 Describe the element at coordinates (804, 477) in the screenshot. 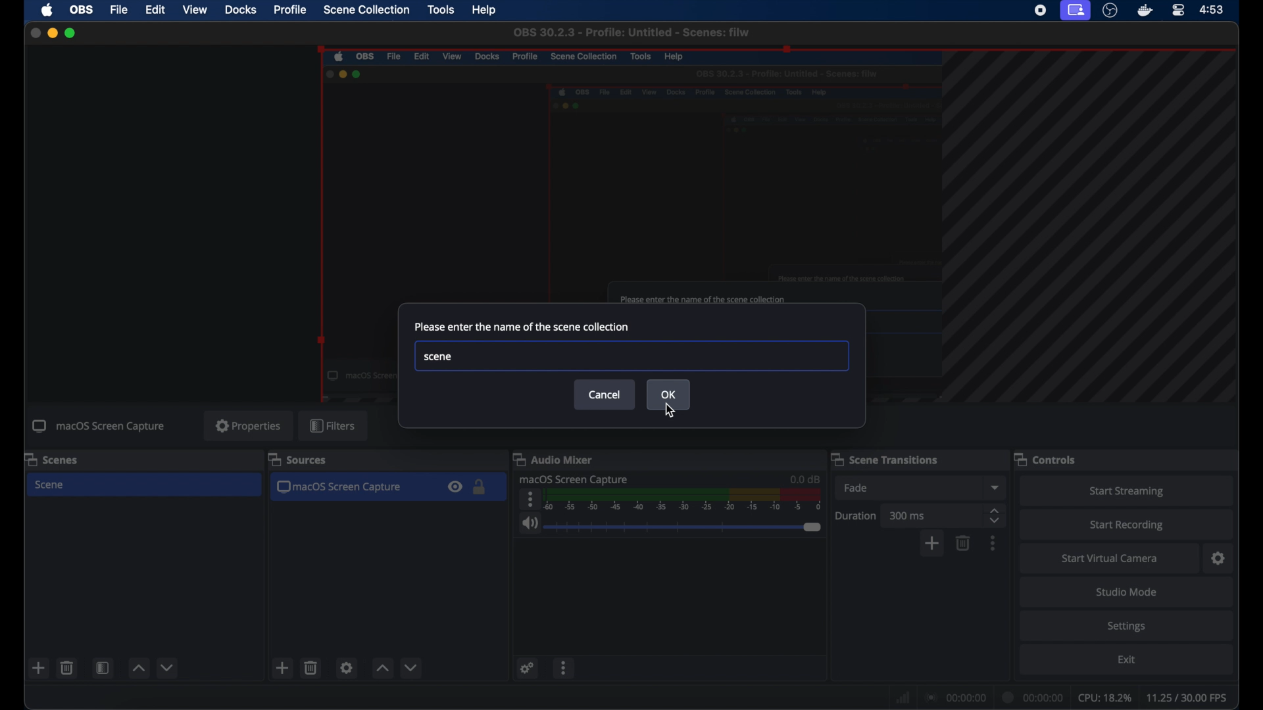

I see `0.00 db` at that location.